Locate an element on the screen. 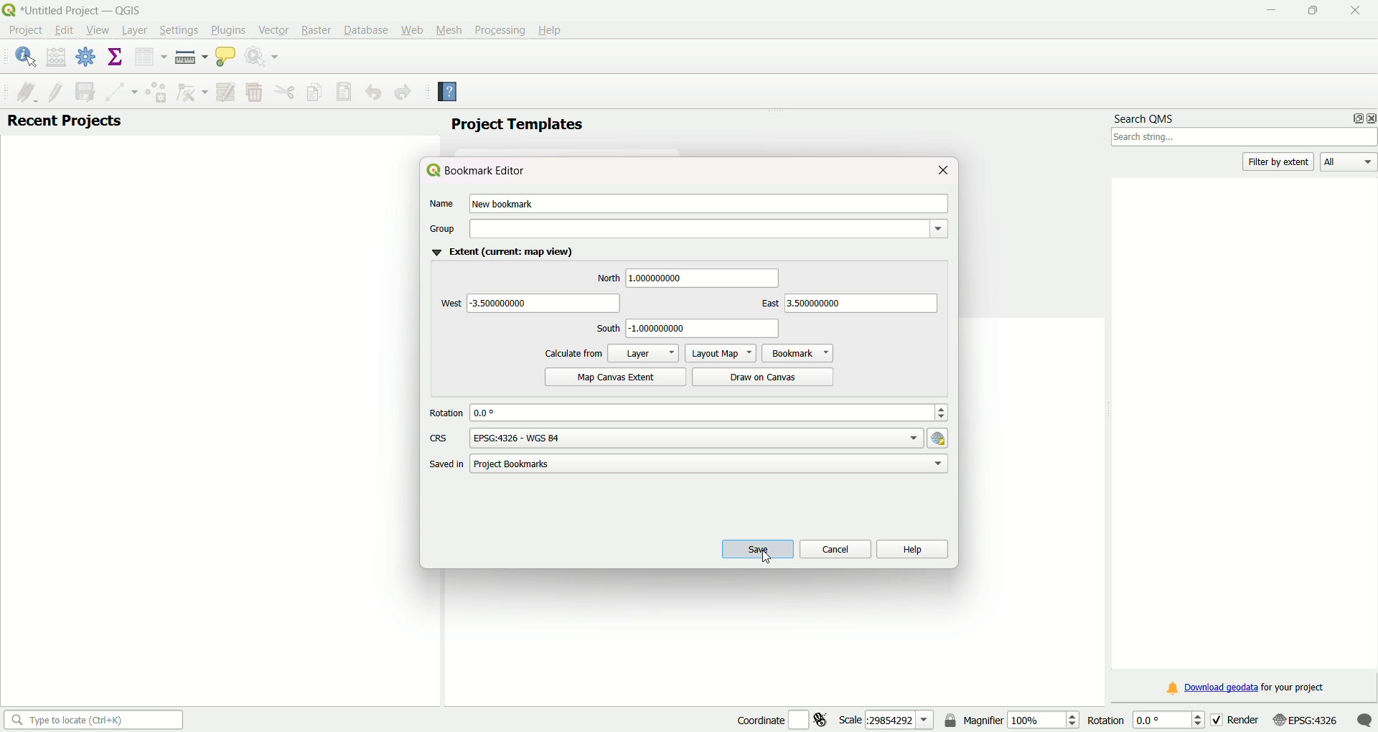  magnifier is located at coordinates (1021, 719).